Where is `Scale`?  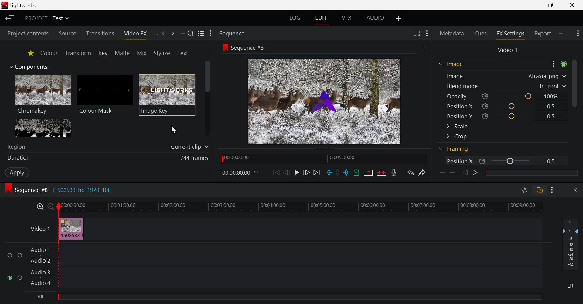 Scale is located at coordinates (482, 126).